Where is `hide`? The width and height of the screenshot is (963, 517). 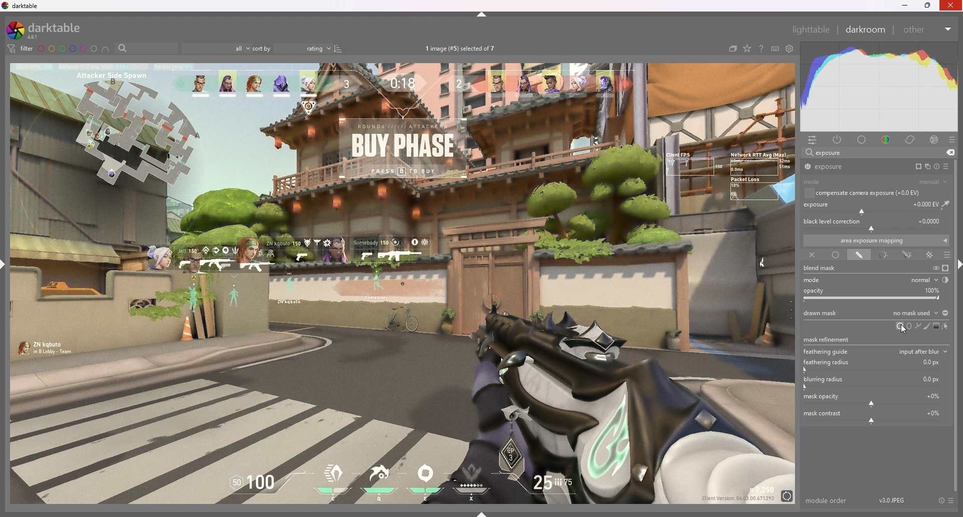 hide is located at coordinates (482, 15).